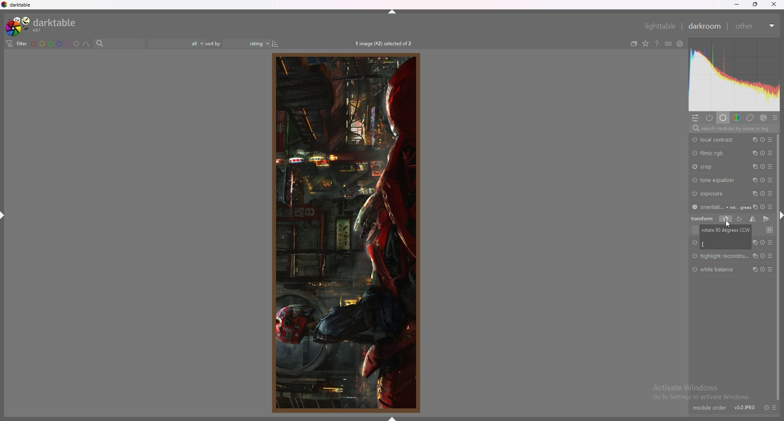 This screenshot has width=784, height=421. I want to click on show global preferences, so click(680, 44).